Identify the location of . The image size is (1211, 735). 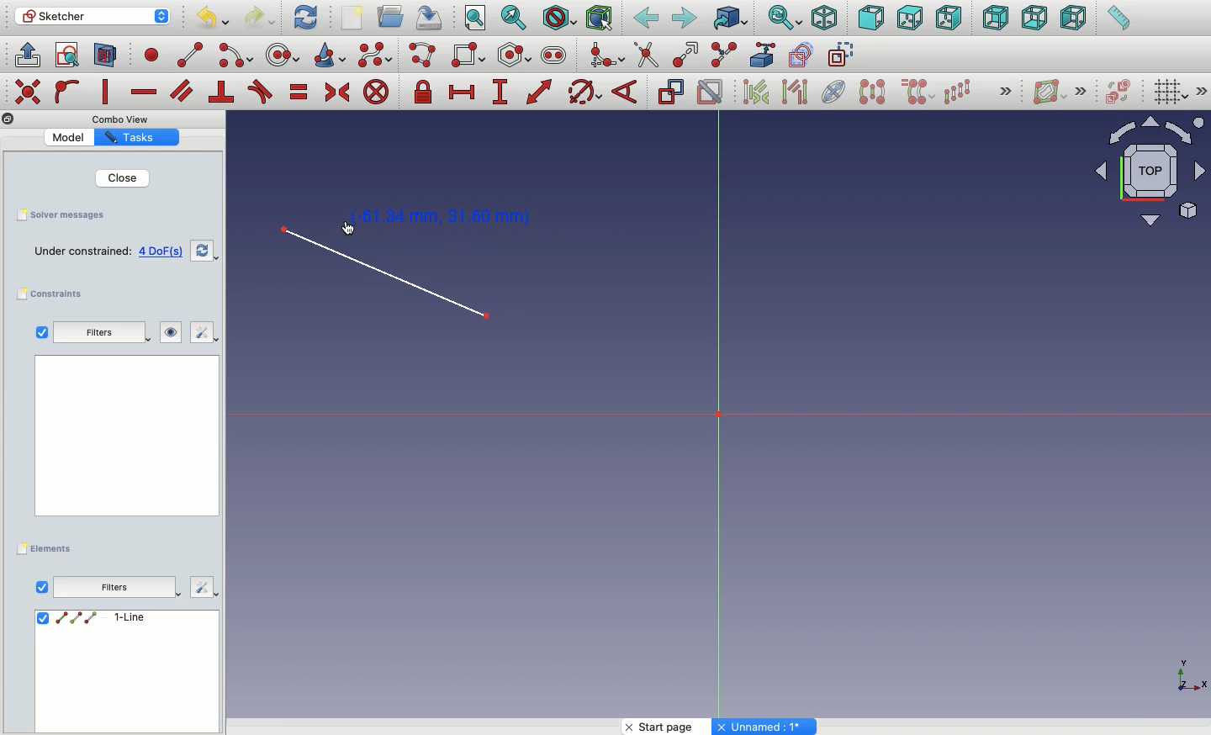
(766, 727).